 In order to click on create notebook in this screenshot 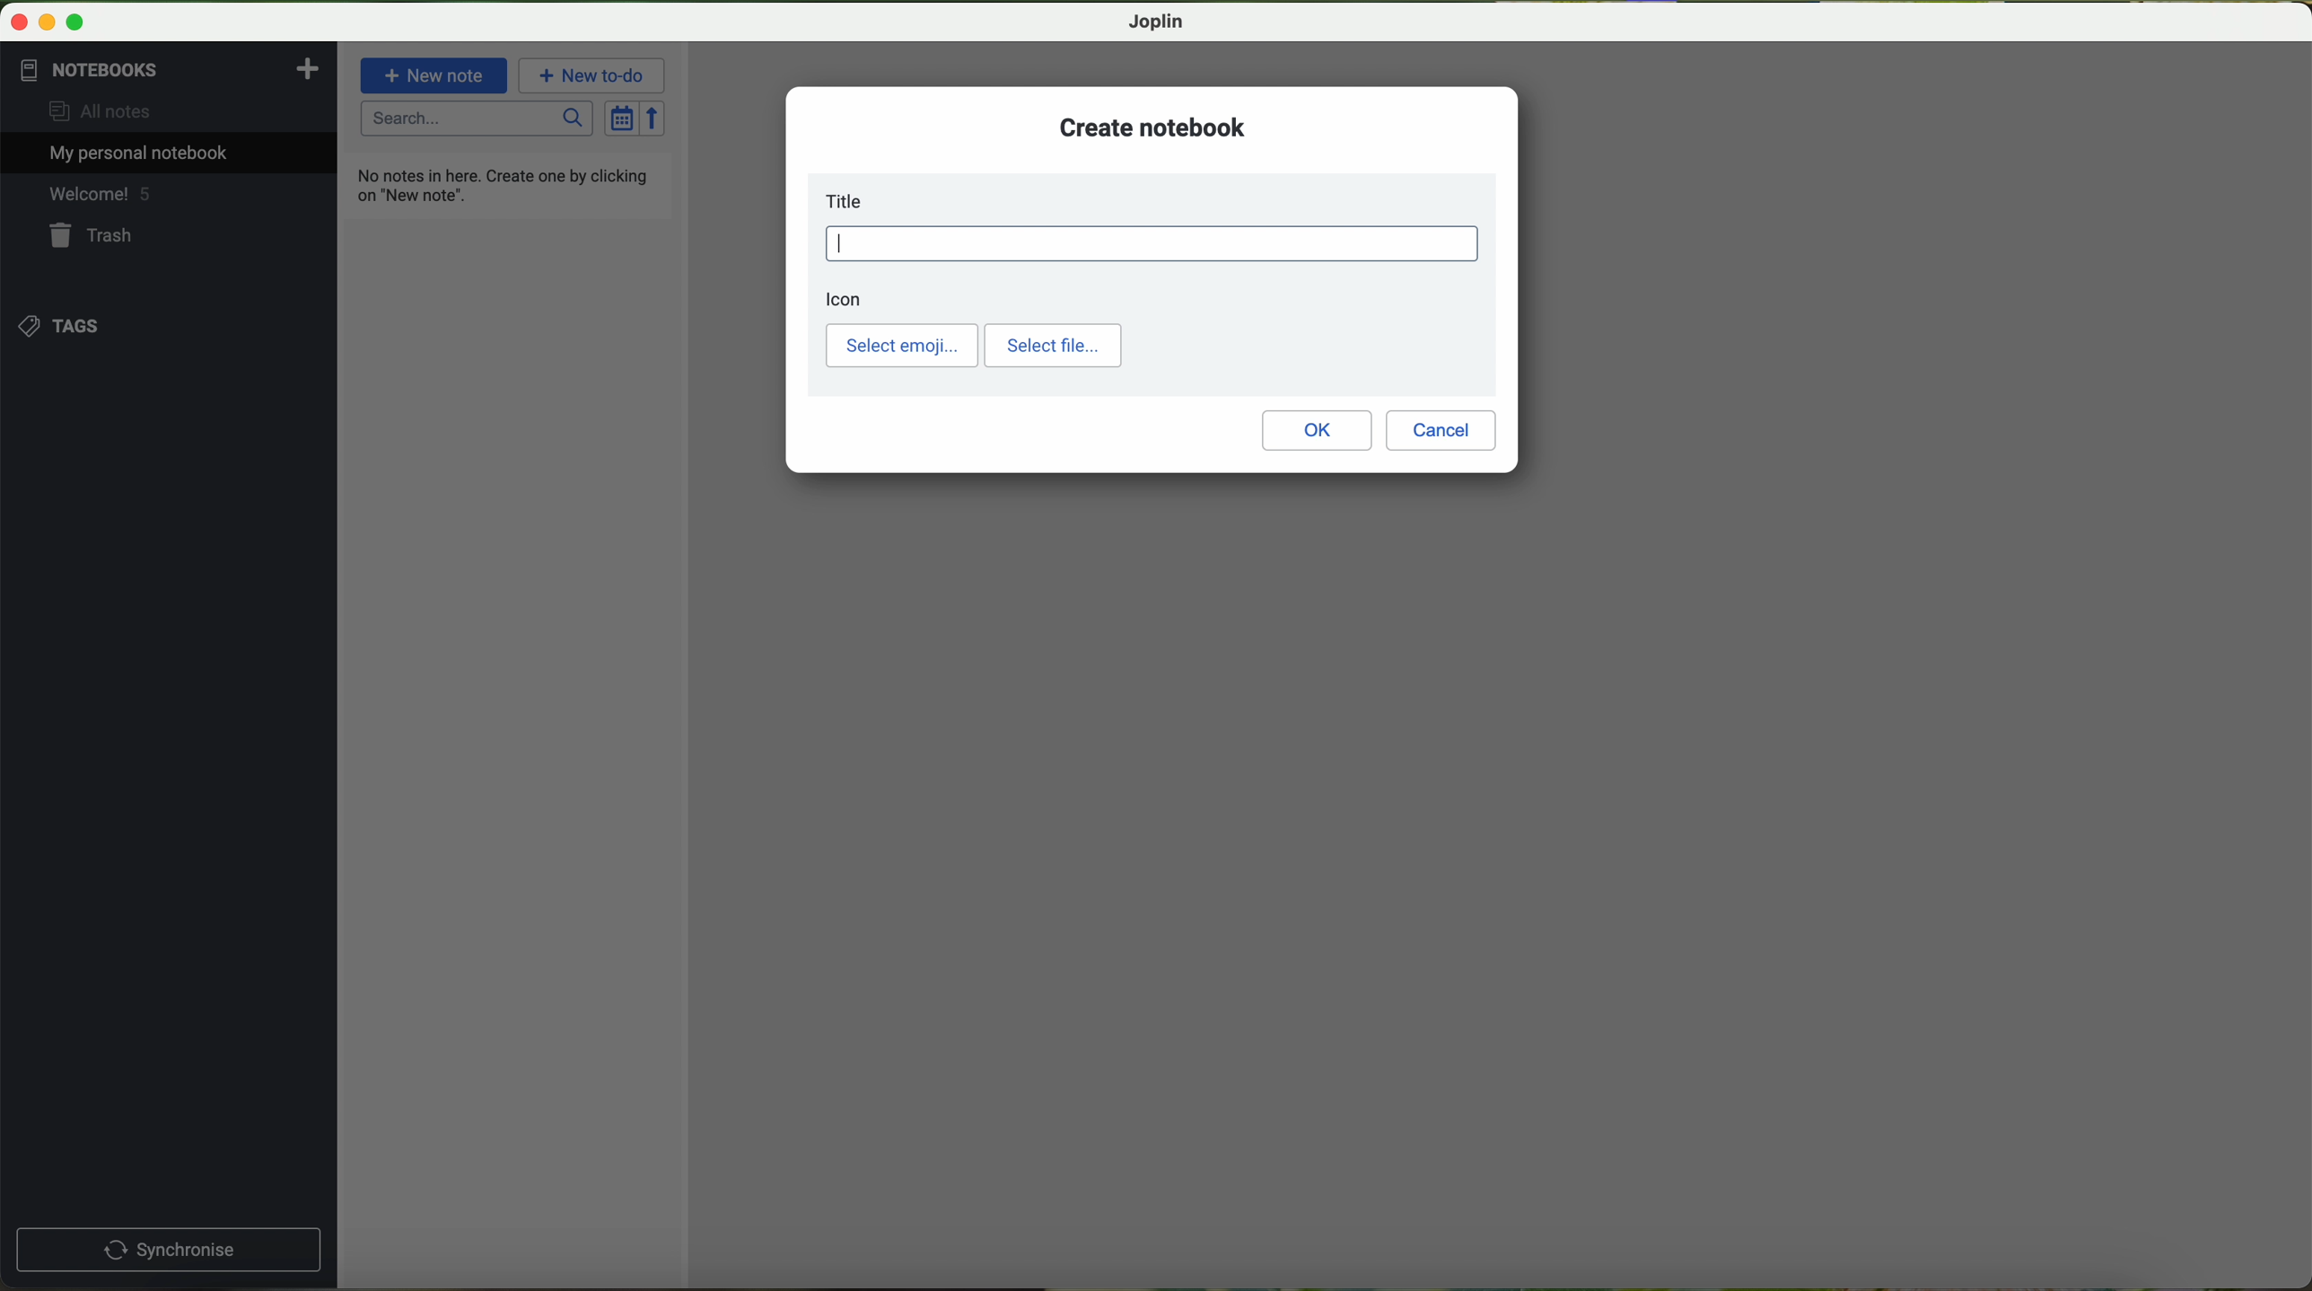, I will do `click(1153, 127)`.